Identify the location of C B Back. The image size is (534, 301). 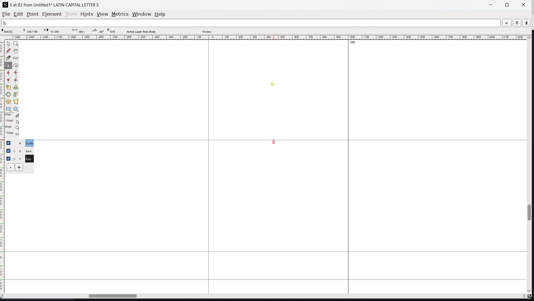
(29, 150).